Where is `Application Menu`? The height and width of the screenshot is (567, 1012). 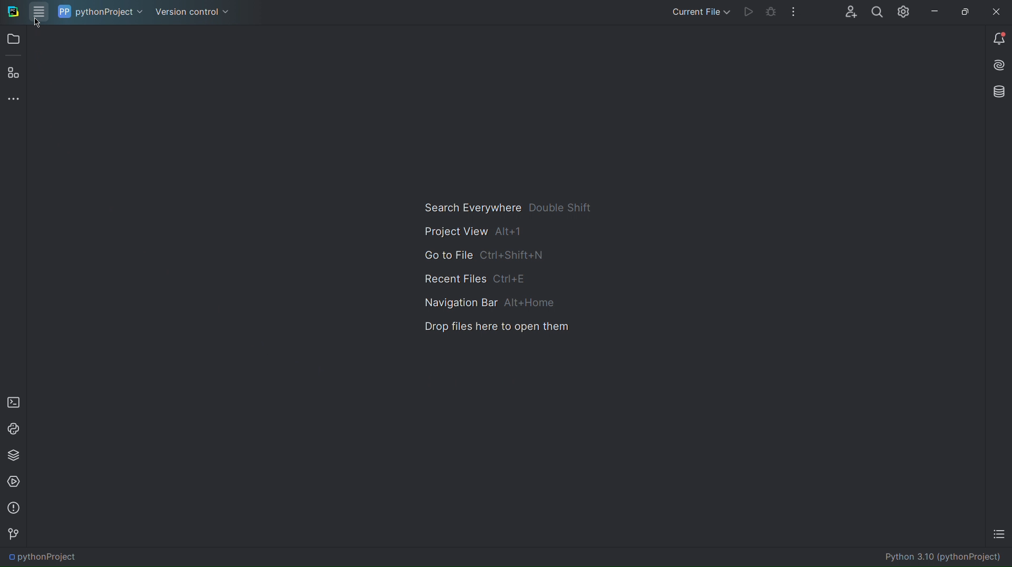 Application Menu is located at coordinates (38, 12).